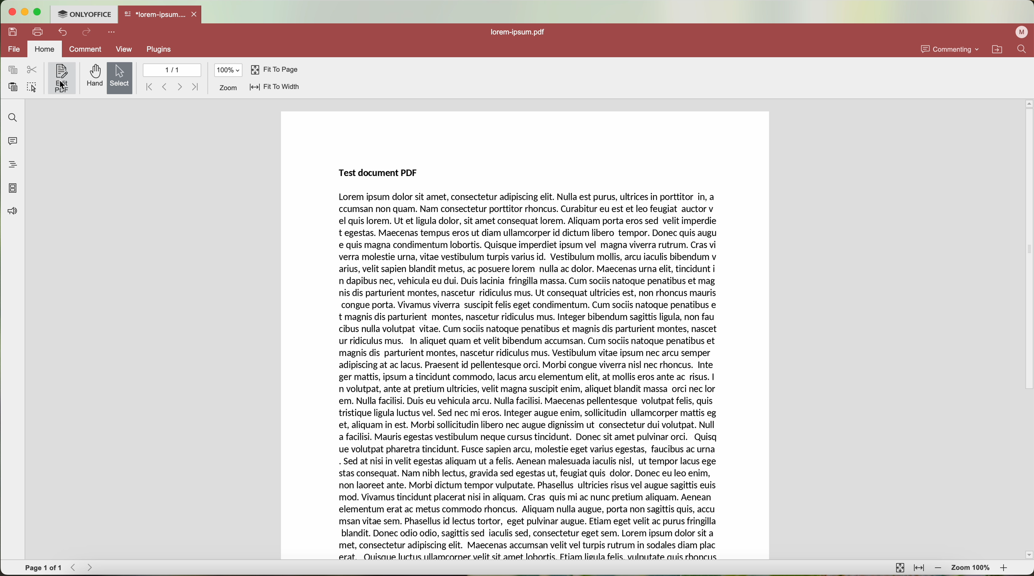 The height and width of the screenshot is (576, 1034). Describe the element at coordinates (900, 568) in the screenshot. I see `fit to page` at that location.